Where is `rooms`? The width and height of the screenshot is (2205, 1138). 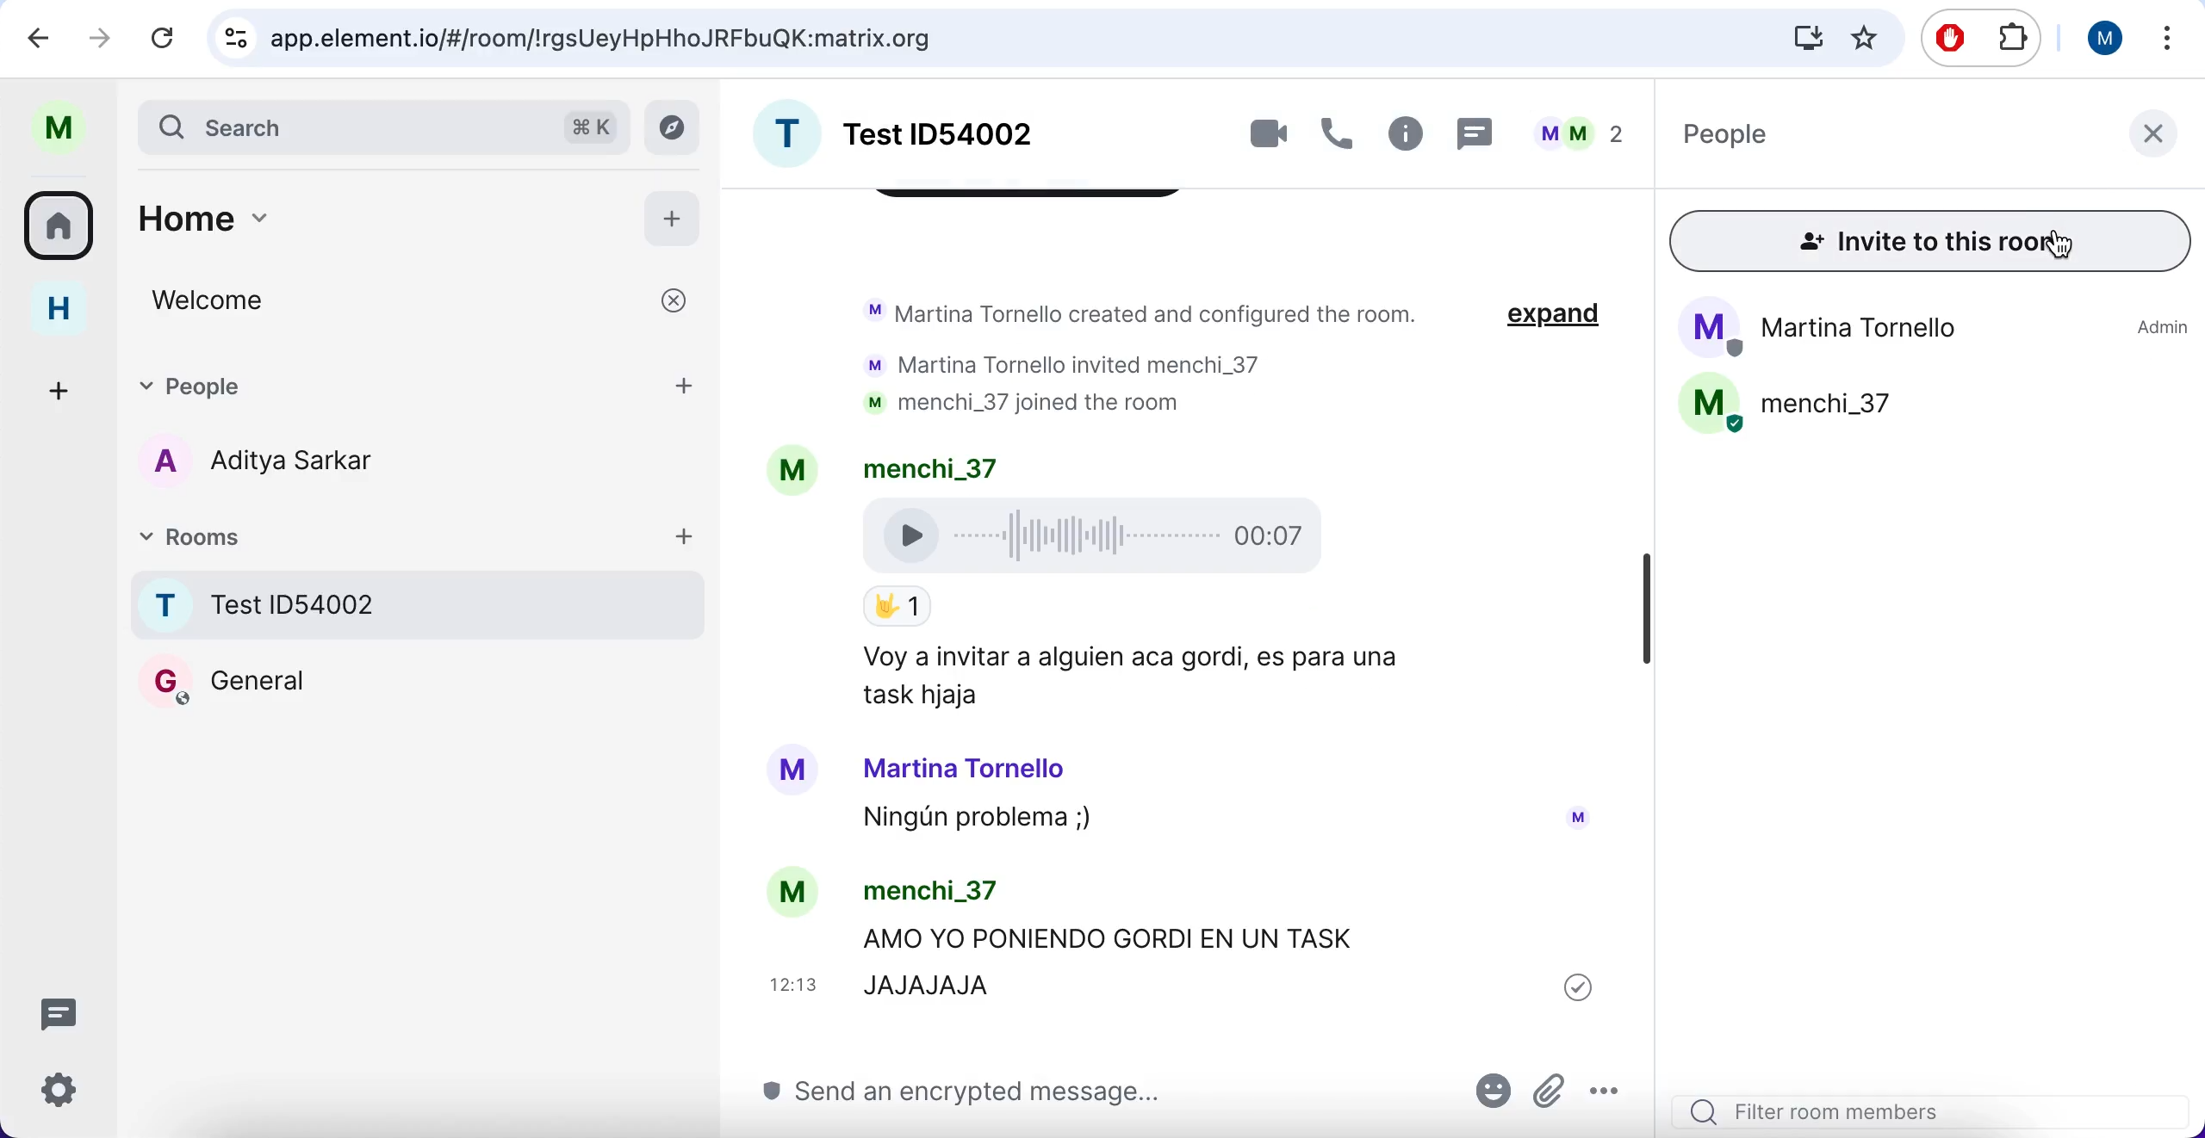 rooms is located at coordinates (388, 534).